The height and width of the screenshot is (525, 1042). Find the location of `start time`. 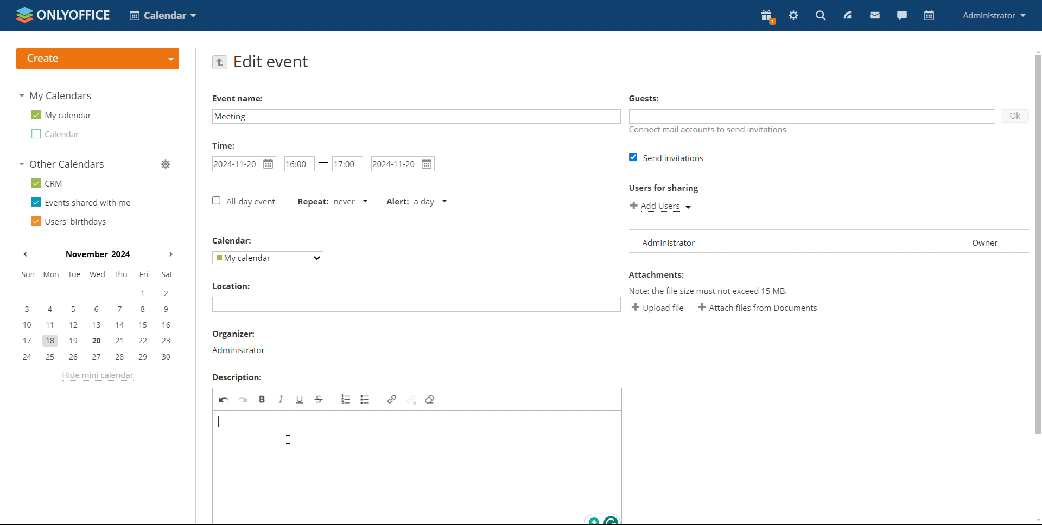

start time is located at coordinates (300, 164).